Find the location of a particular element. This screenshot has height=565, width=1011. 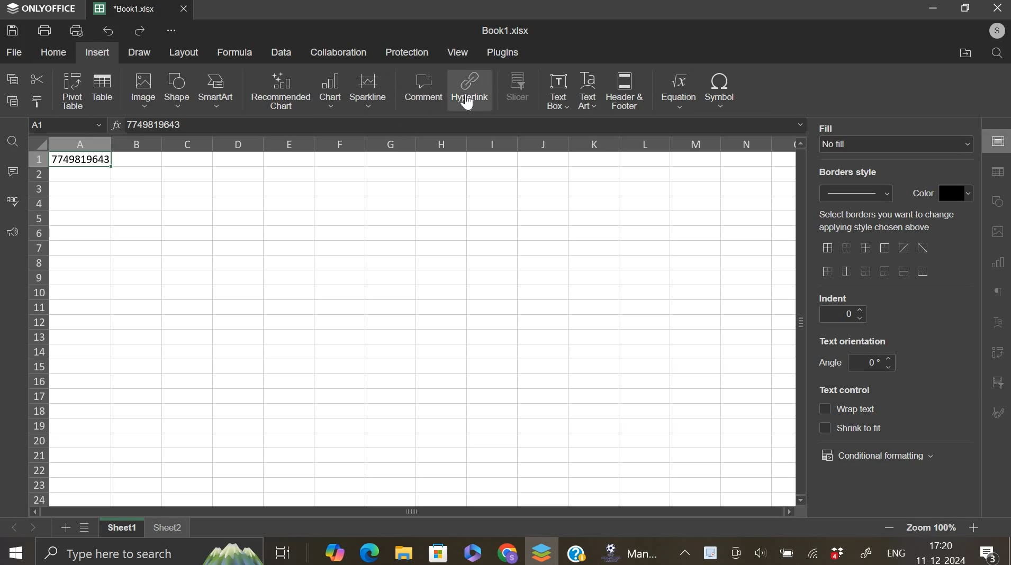

copy style is located at coordinates (37, 101).